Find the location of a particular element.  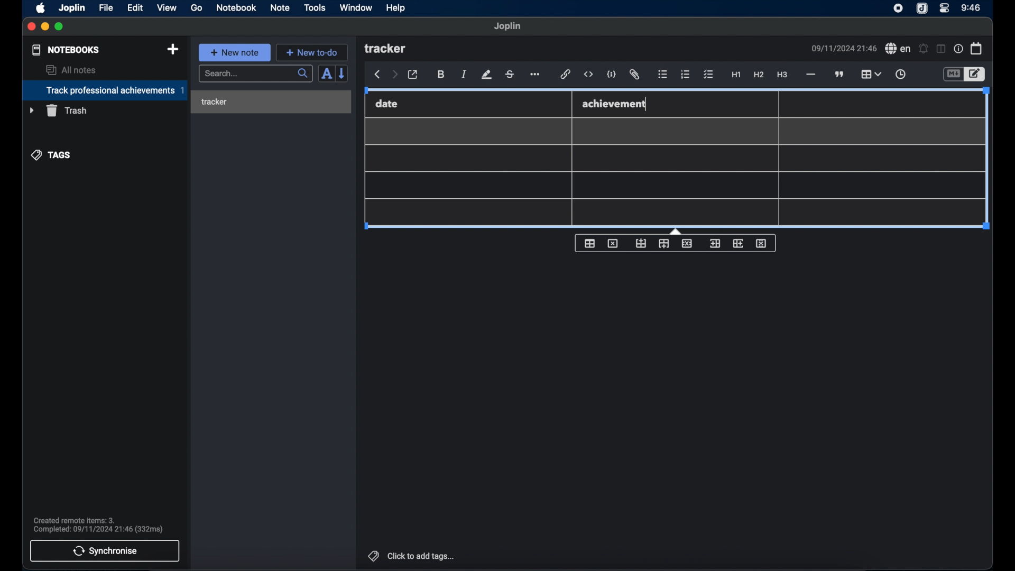

heading 3 is located at coordinates (783, 75).